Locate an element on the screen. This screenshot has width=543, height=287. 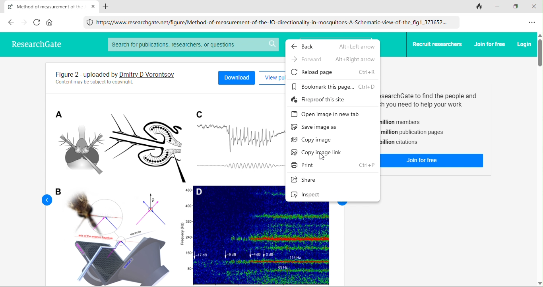
forward is located at coordinates (333, 59).